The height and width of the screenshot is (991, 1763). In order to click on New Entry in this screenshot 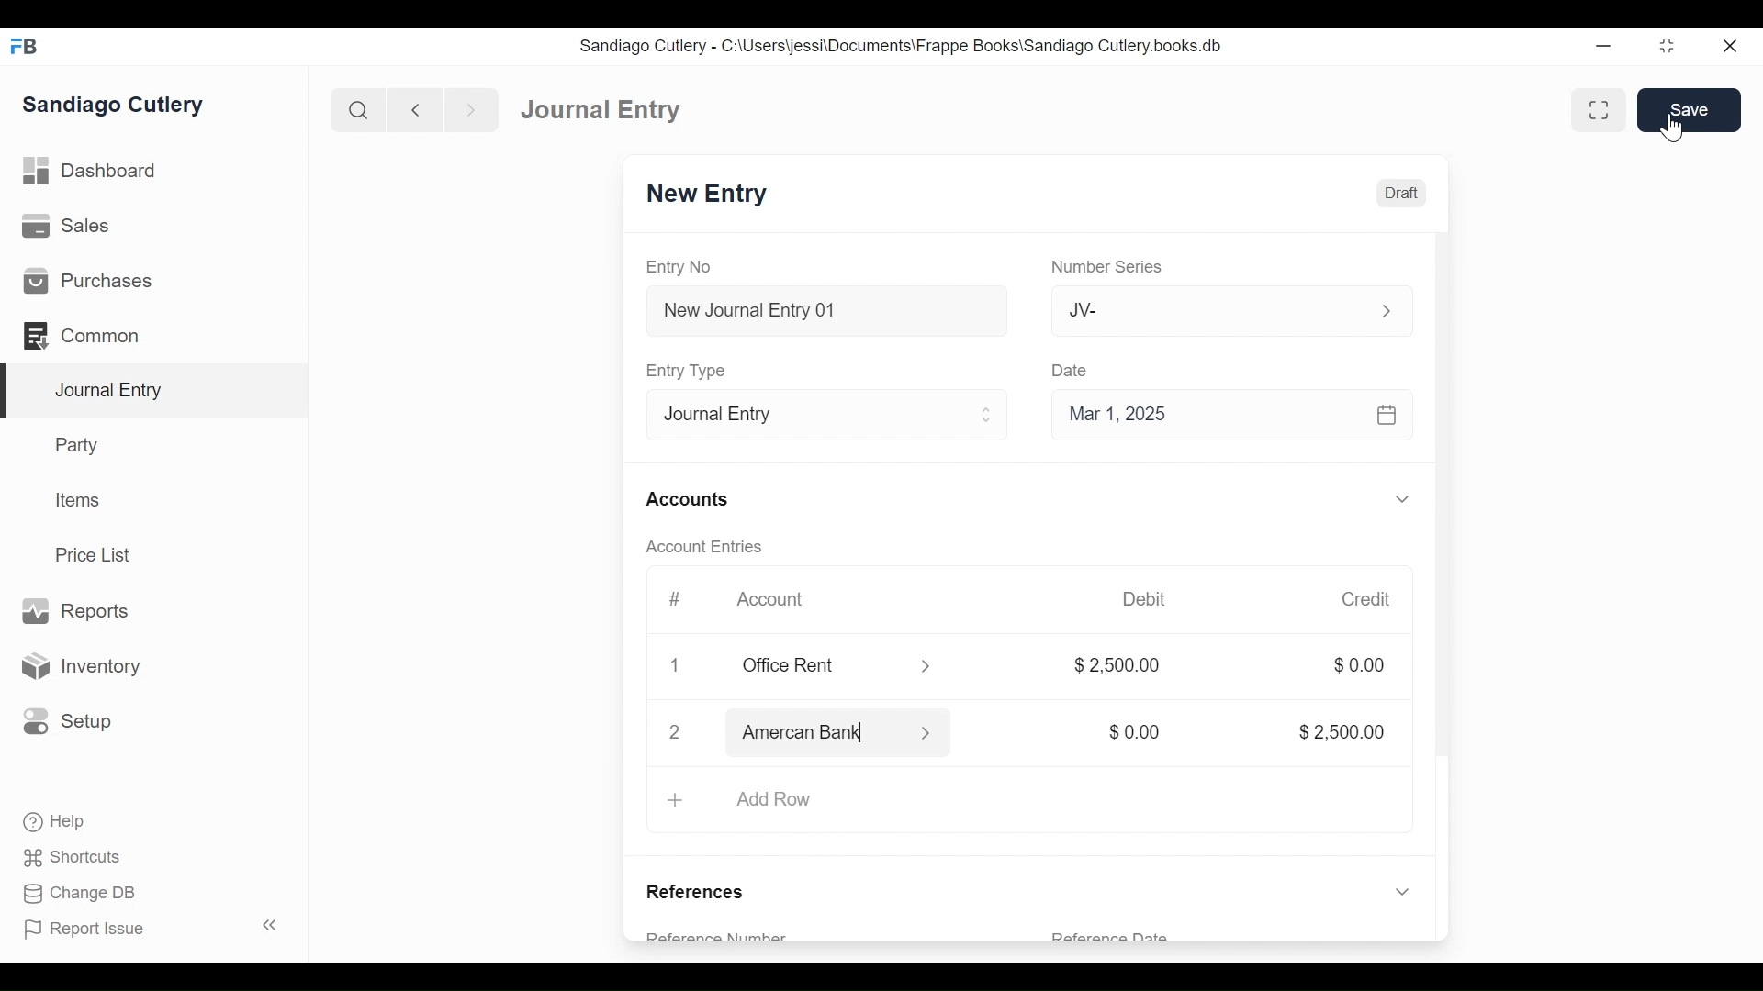, I will do `click(709, 195)`.